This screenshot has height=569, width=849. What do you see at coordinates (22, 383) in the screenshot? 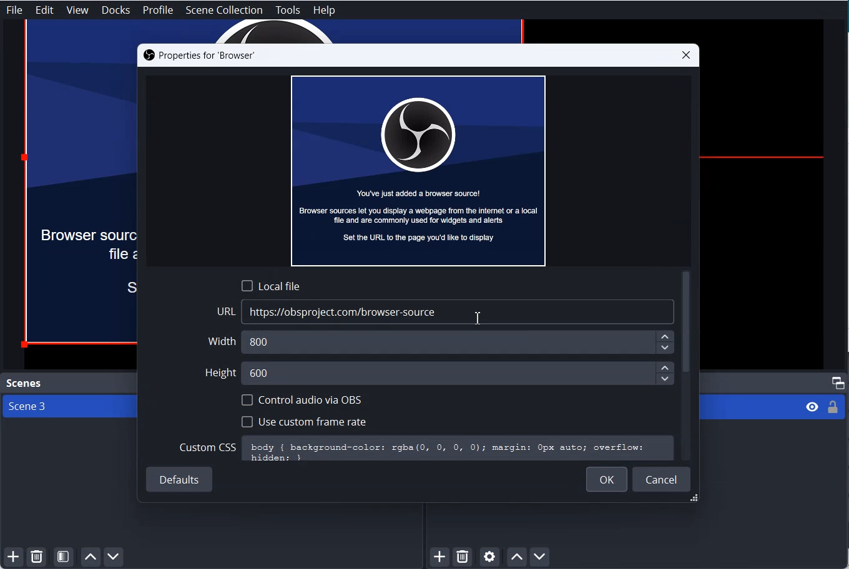
I see `Scenes` at bounding box center [22, 383].